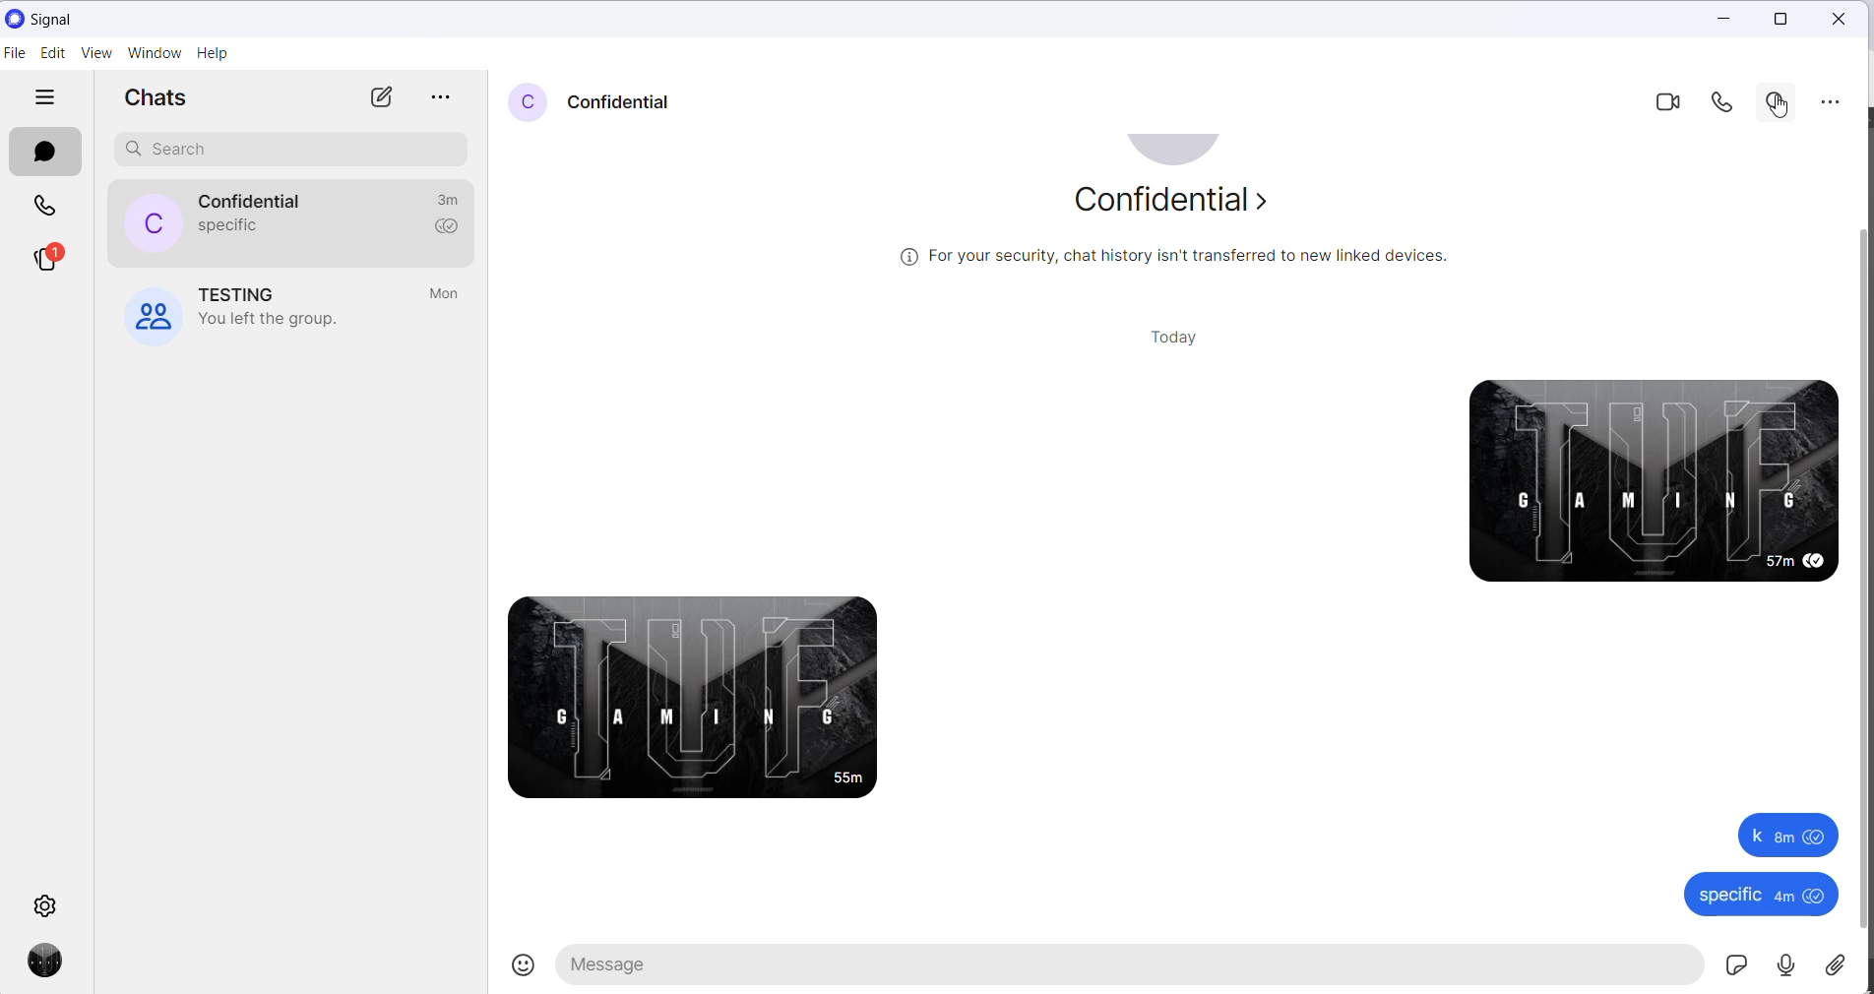  I want to click on contact name, so click(249, 200).